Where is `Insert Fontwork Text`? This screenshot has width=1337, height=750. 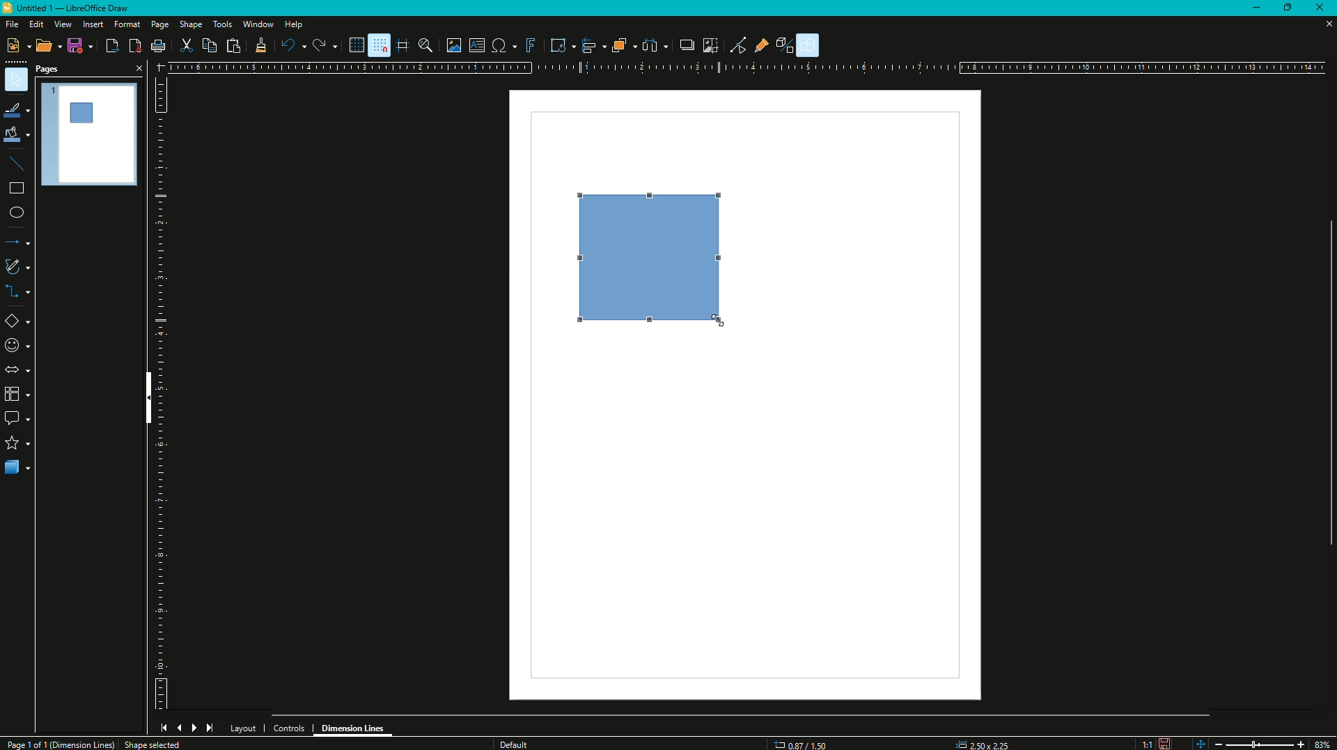 Insert Fontwork Text is located at coordinates (529, 45).